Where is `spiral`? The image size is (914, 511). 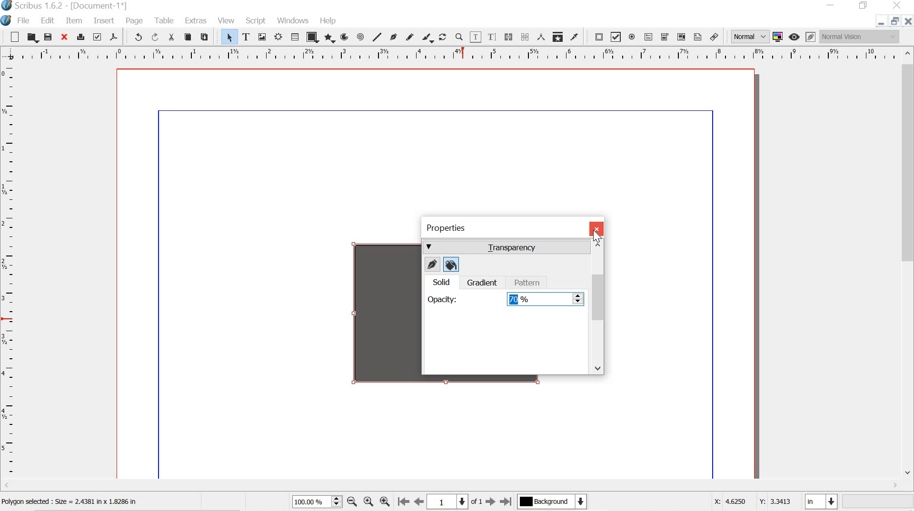 spiral is located at coordinates (360, 37).